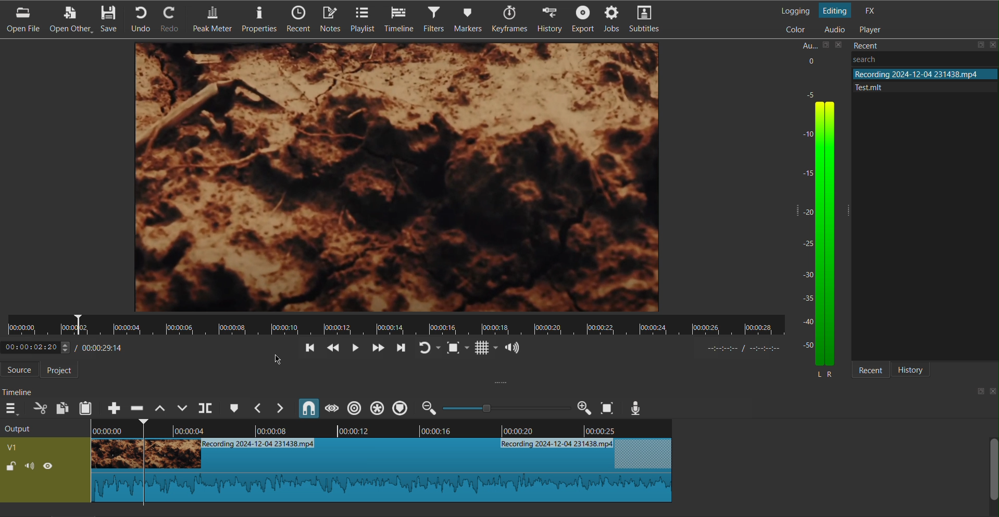  I want to click on save, so click(825, 45).